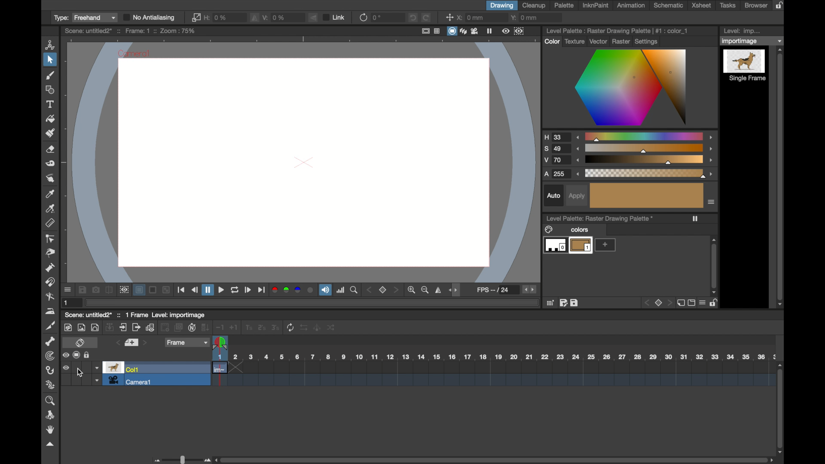  Describe the element at coordinates (377, 18) in the screenshot. I see `0` at that location.